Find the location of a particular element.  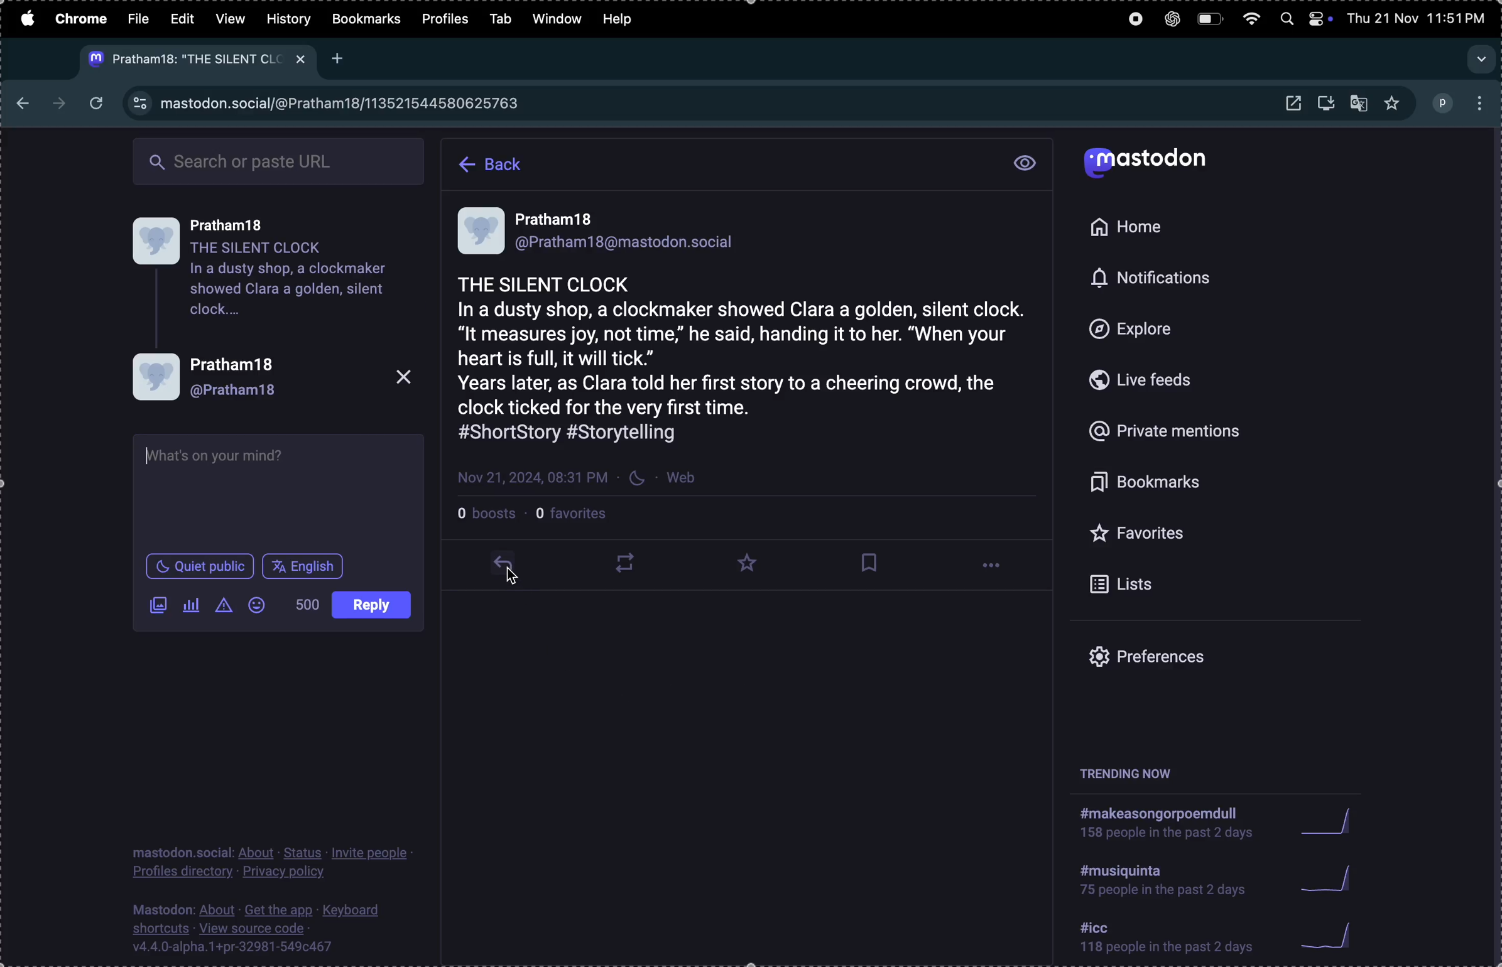

prefrences is located at coordinates (1177, 658).